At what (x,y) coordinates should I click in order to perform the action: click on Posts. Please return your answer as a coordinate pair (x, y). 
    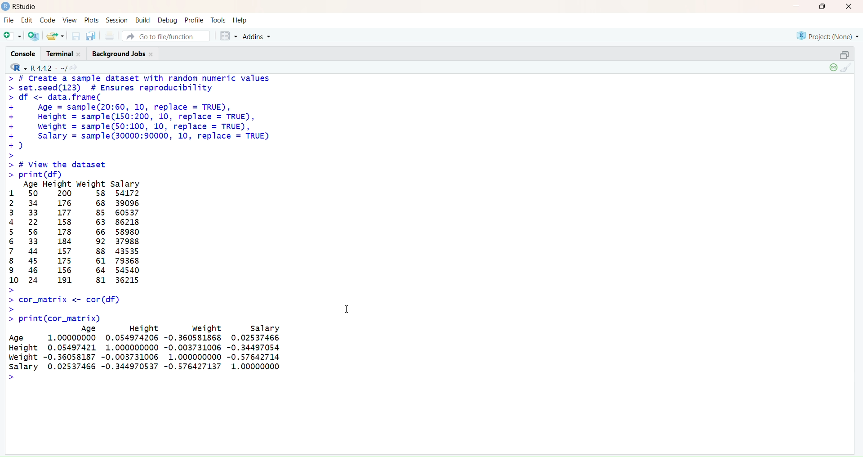
    Looking at the image, I should click on (90, 20).